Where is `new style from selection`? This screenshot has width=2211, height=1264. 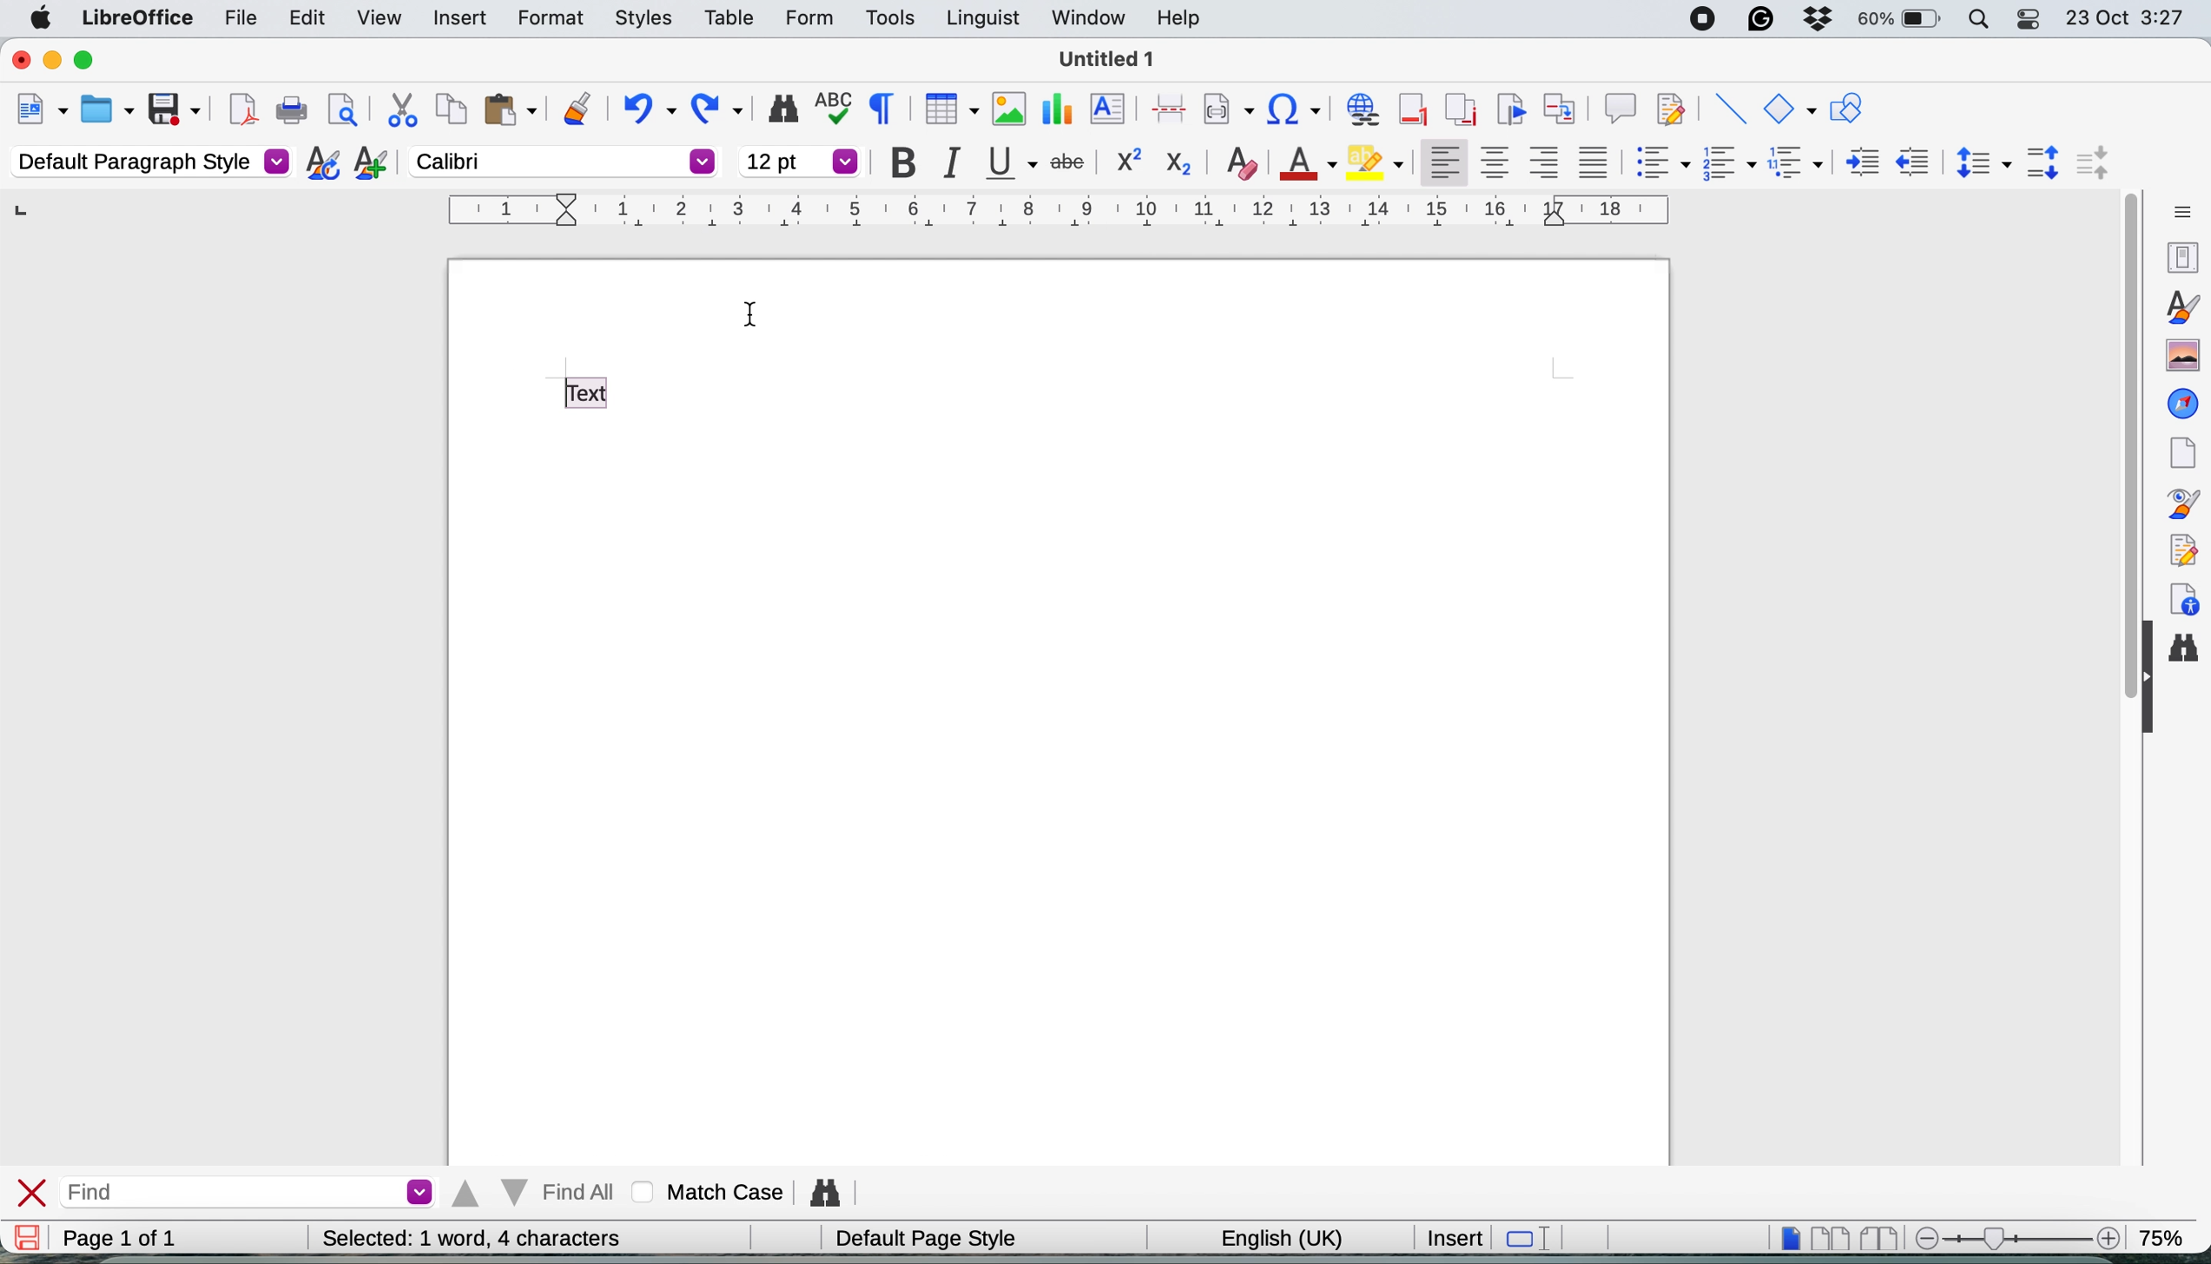 new style from selection is located at coordinates (367, 165).